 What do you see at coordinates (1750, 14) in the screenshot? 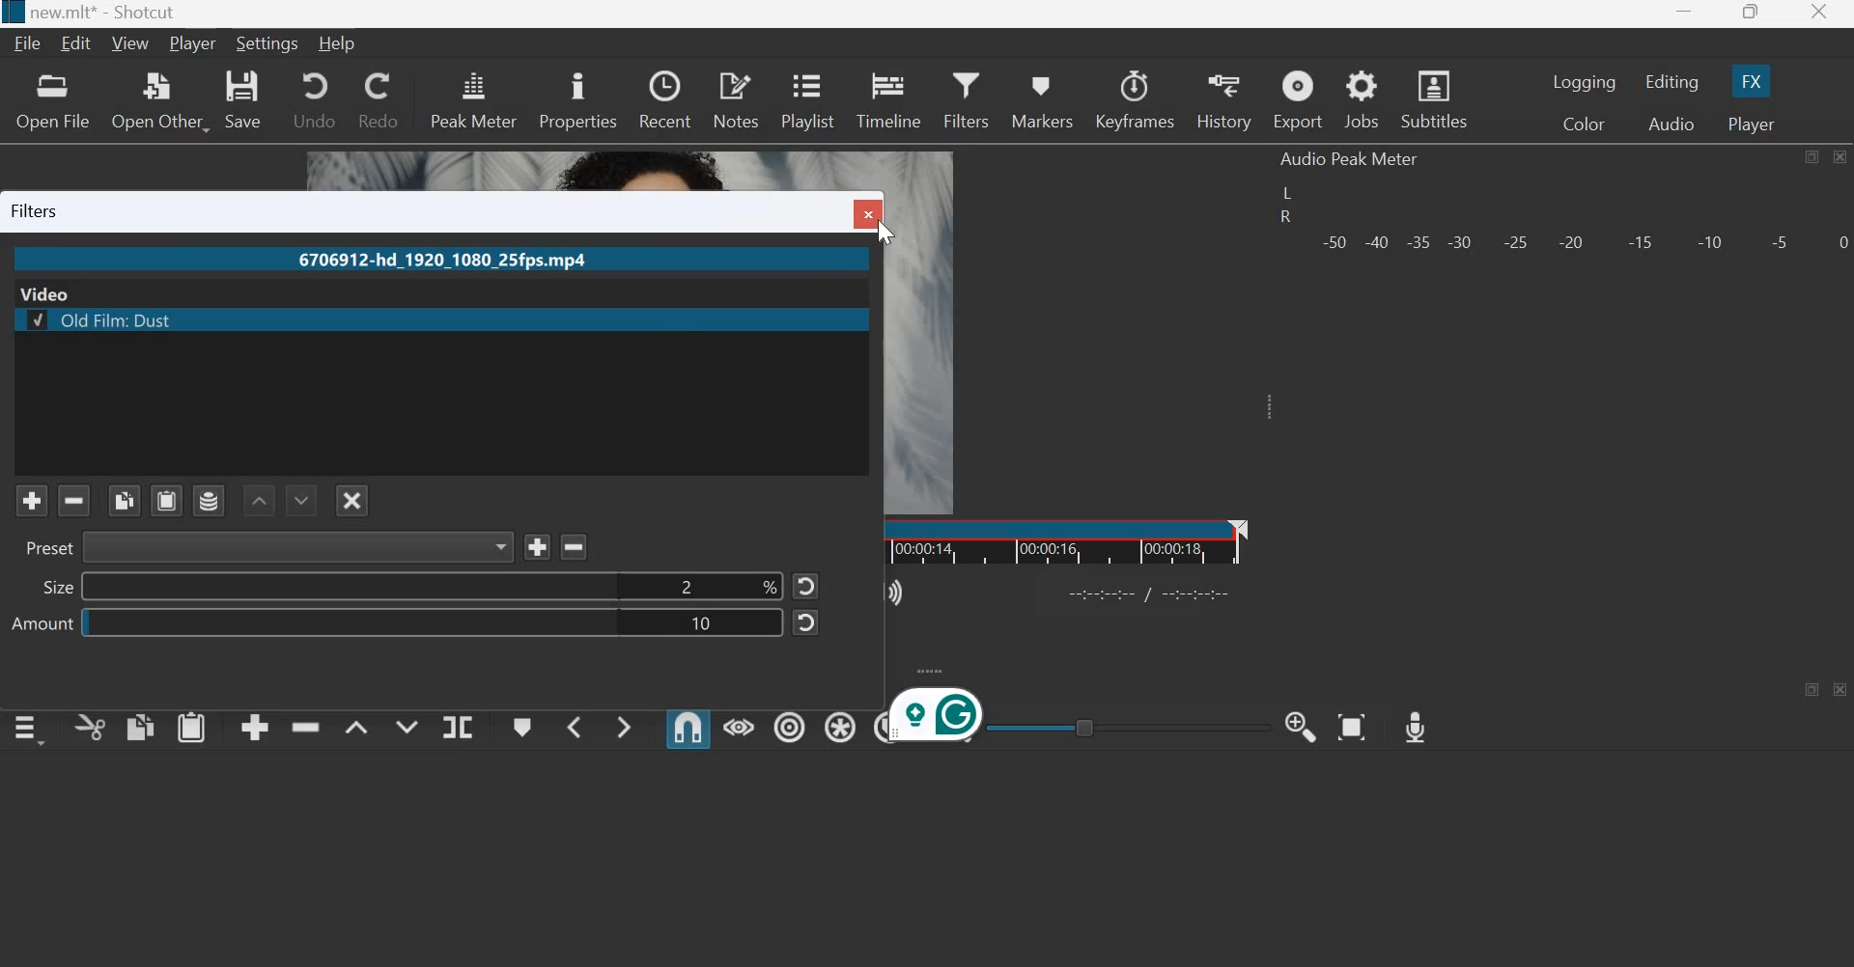
I see `maximize` at bounding box center [1750, 14].